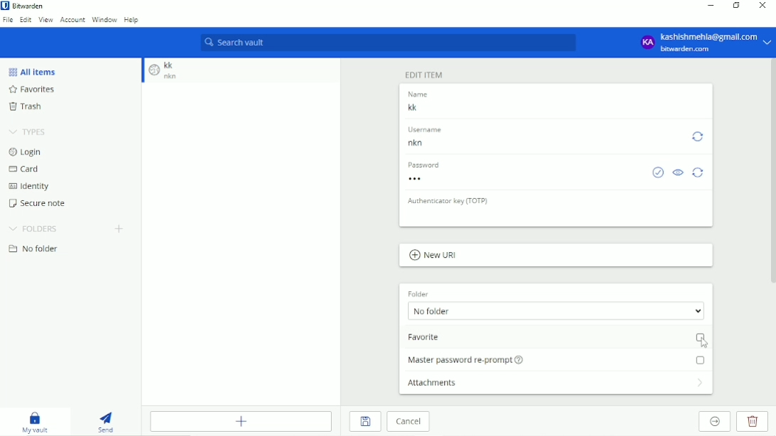 This screenshot has width=776, height=436. Describe the element at coordinates (45, 20) in the screenshot. I see `View` at that location.